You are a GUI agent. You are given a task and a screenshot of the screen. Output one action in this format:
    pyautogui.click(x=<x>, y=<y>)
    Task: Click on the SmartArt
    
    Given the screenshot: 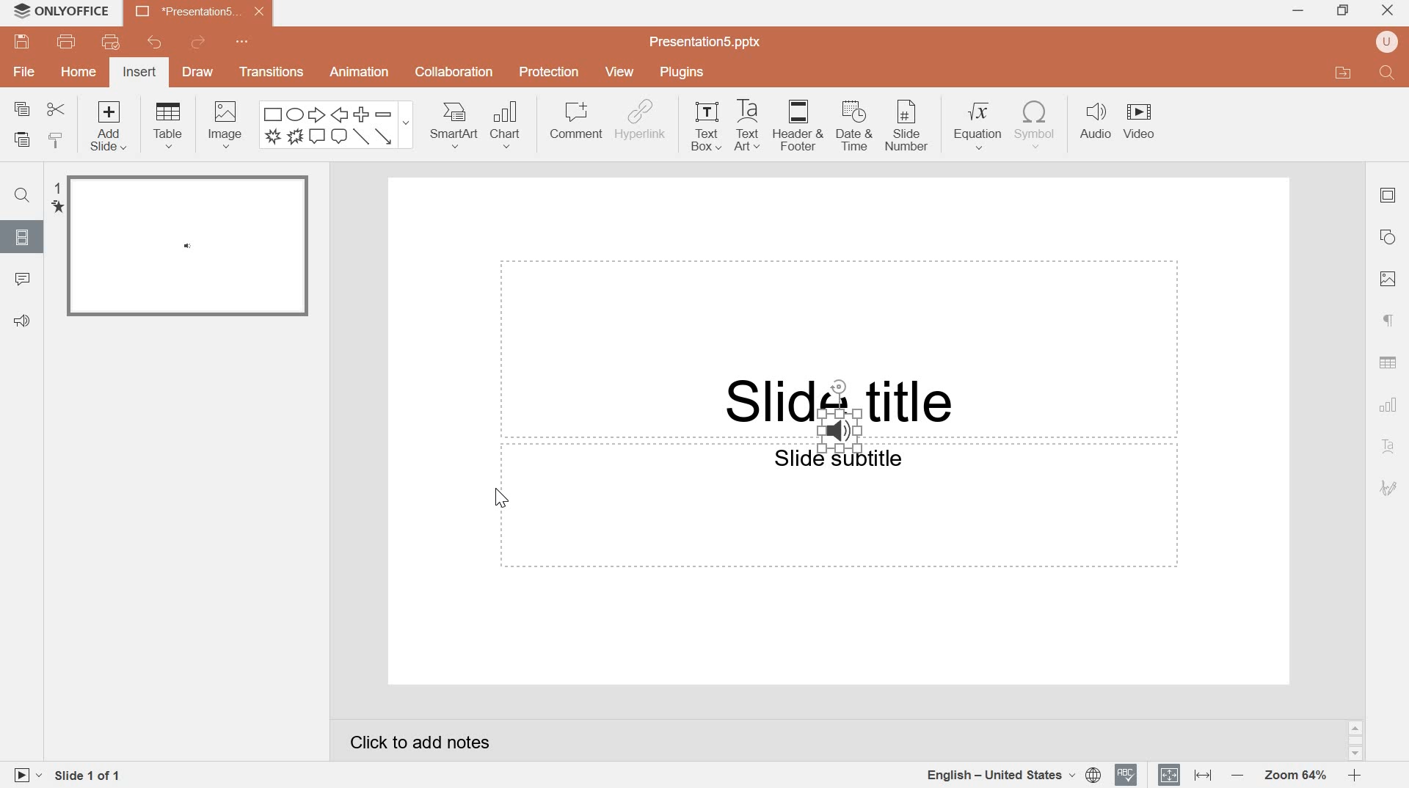 What is the action you would take?
    pyautogui.click(x=454, y=125)
    